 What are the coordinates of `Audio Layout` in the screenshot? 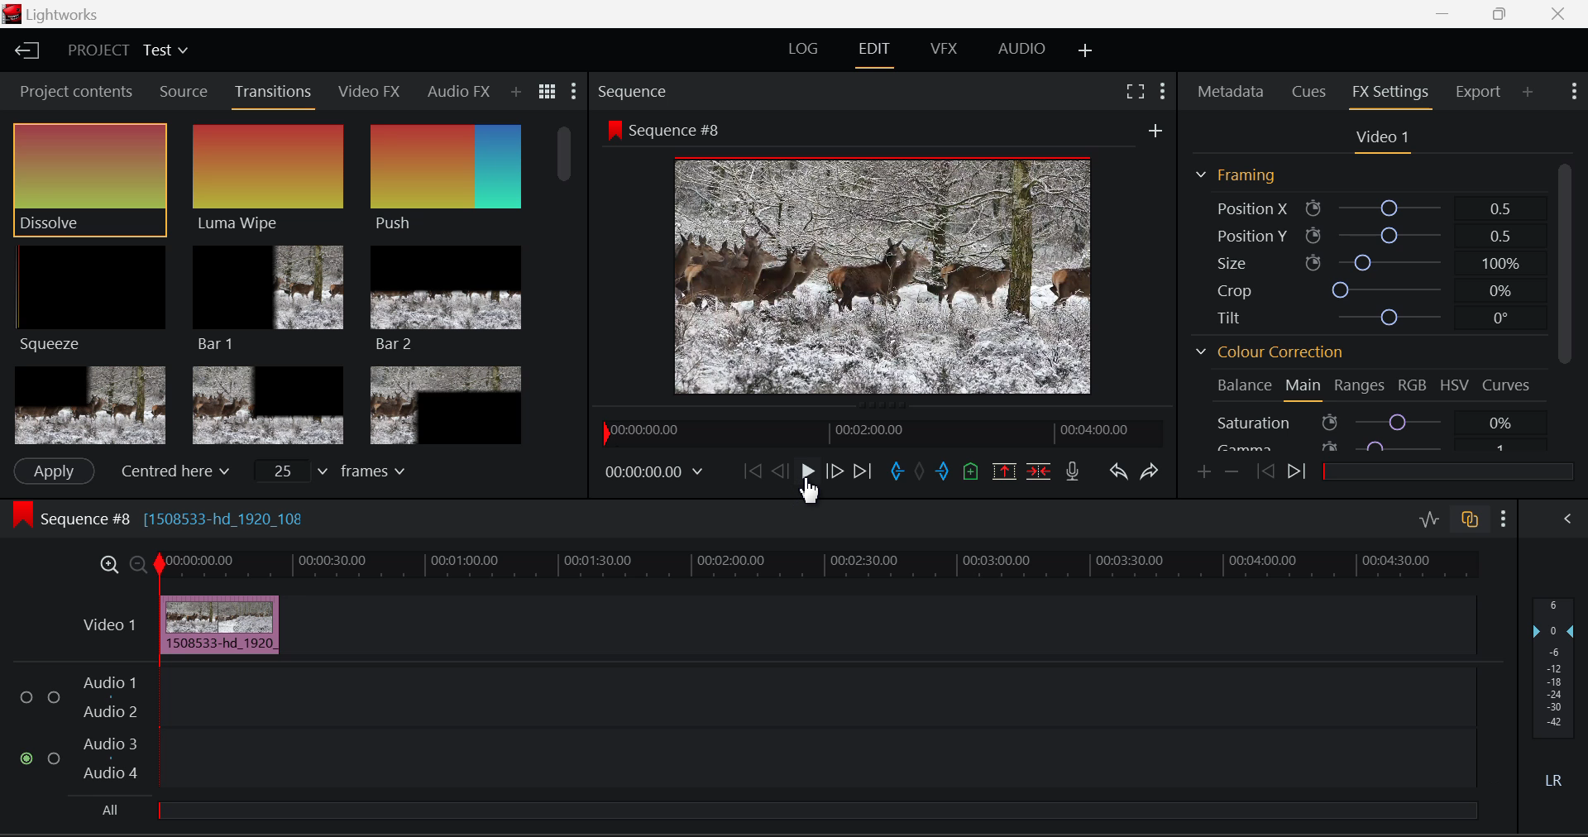 It's located at (1018, 52).